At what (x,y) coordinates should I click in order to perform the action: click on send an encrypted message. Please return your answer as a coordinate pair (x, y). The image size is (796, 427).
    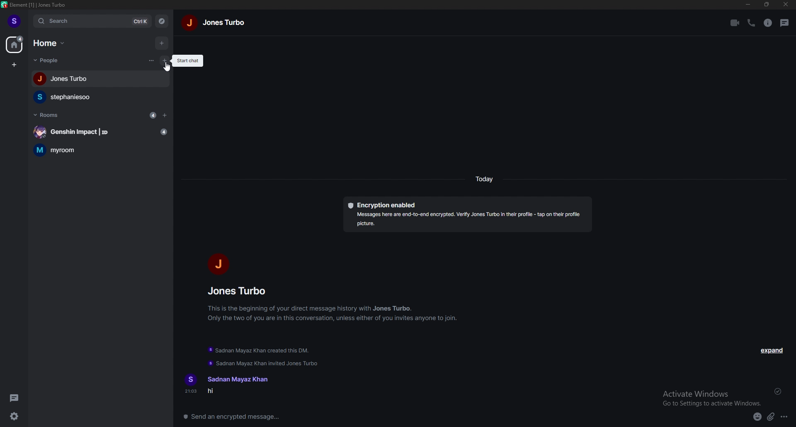
    Looking at the image, I should click on (238, 417).